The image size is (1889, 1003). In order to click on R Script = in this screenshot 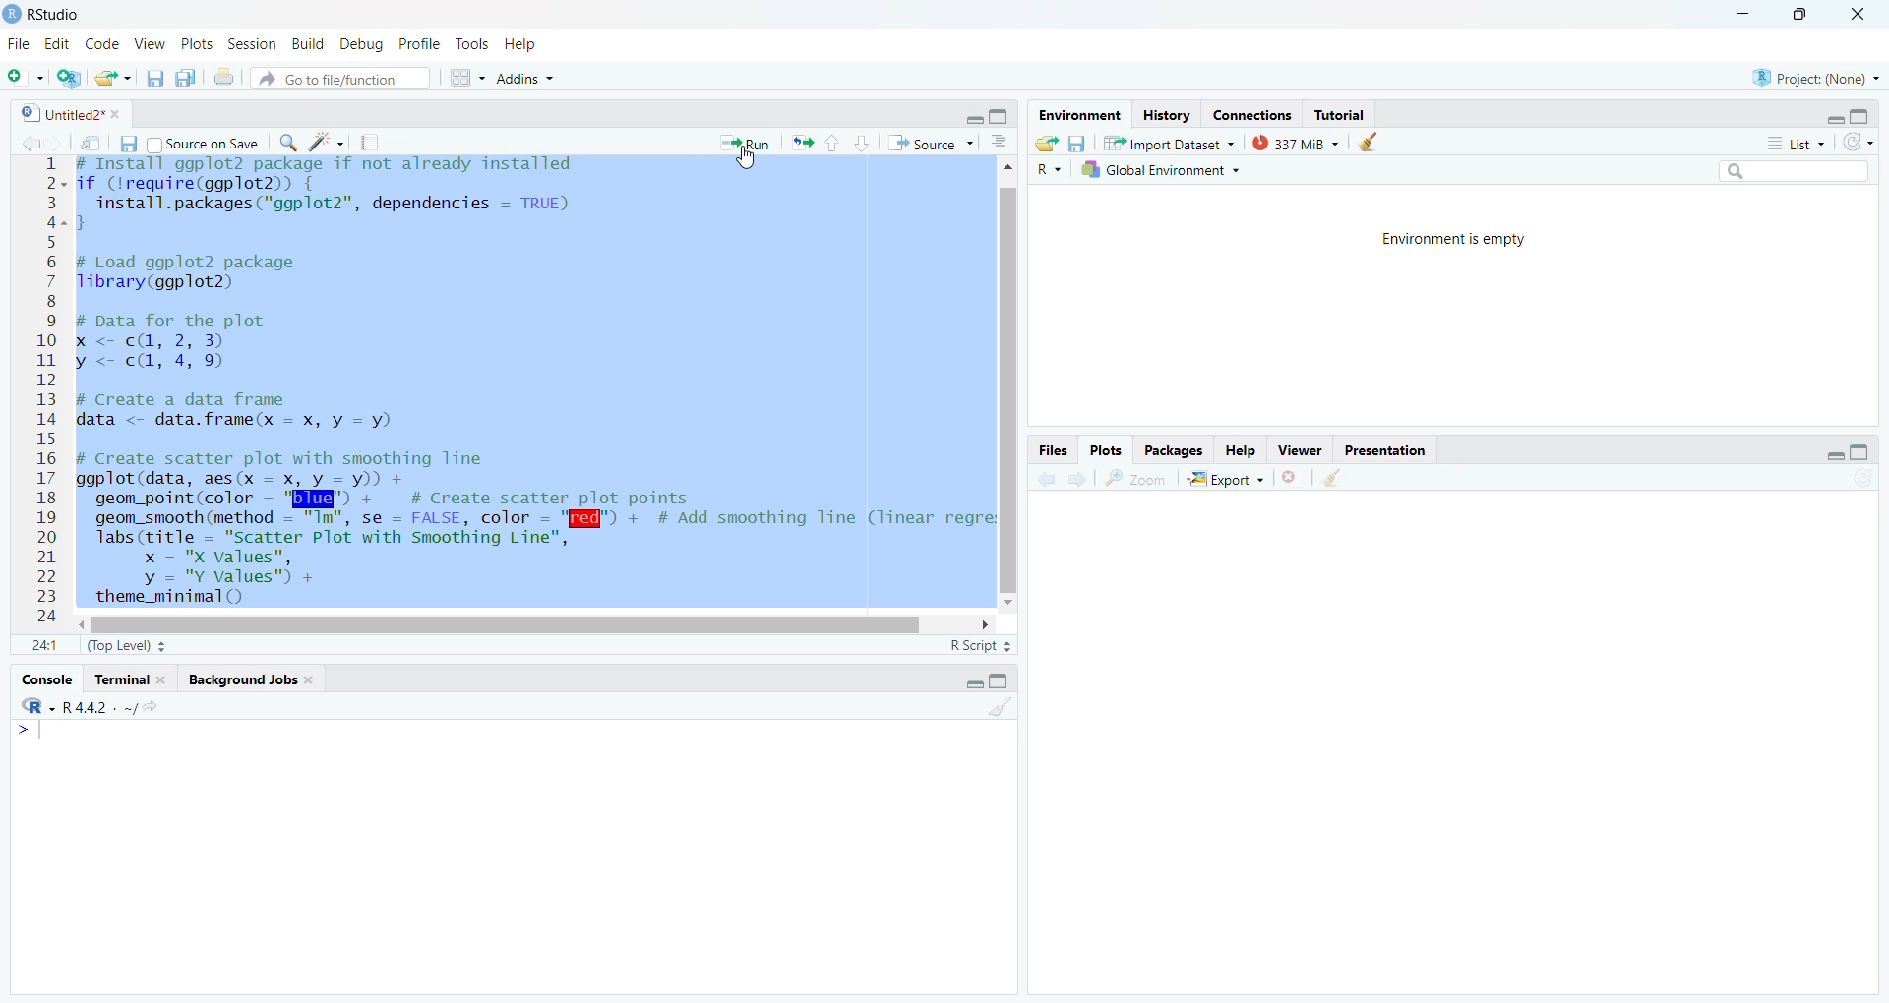, I will do `click(978, 645)`.